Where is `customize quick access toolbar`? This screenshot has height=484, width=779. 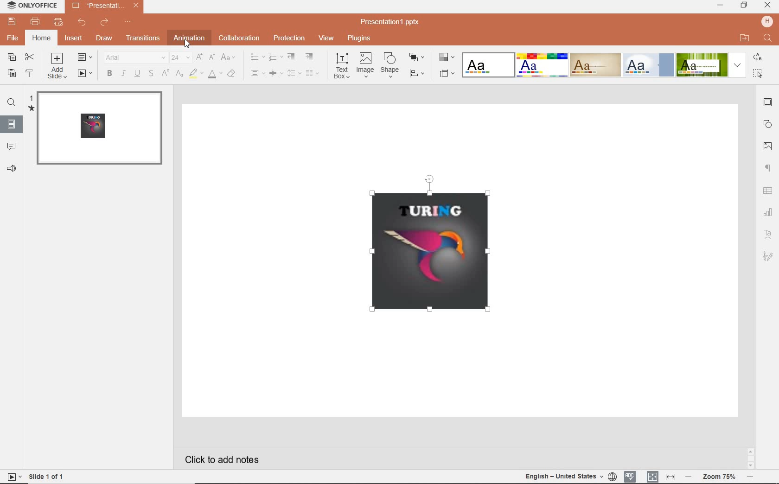 customize quick access toolbar is located at coordinates (127, 22).